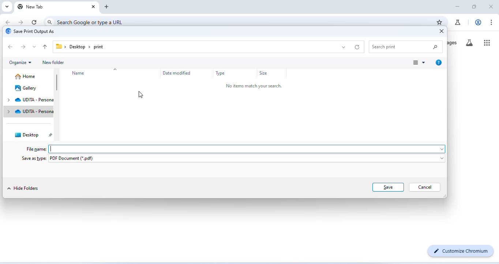 The height and width of the screenshot is (264, 499). Describe the element at coordinates (264, 73) in the screenshot. I see `Size` at that location.